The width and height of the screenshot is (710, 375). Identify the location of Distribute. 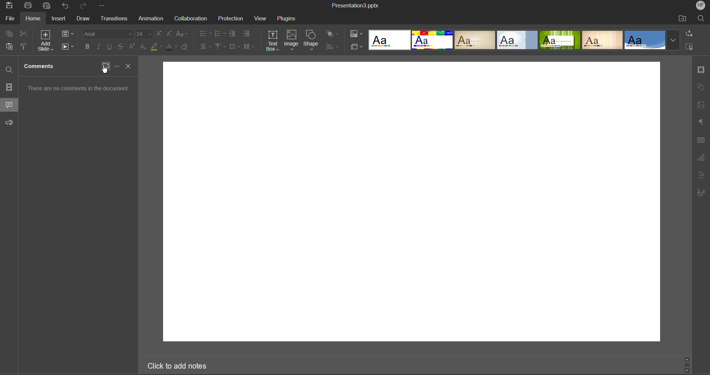
(332, 47).